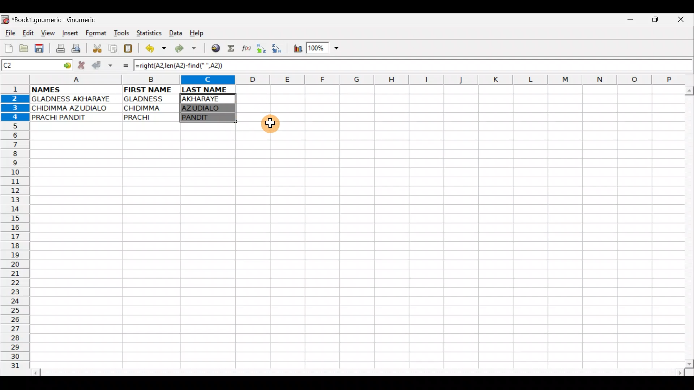  I want to click on Cell name C2, so click(29, 66).